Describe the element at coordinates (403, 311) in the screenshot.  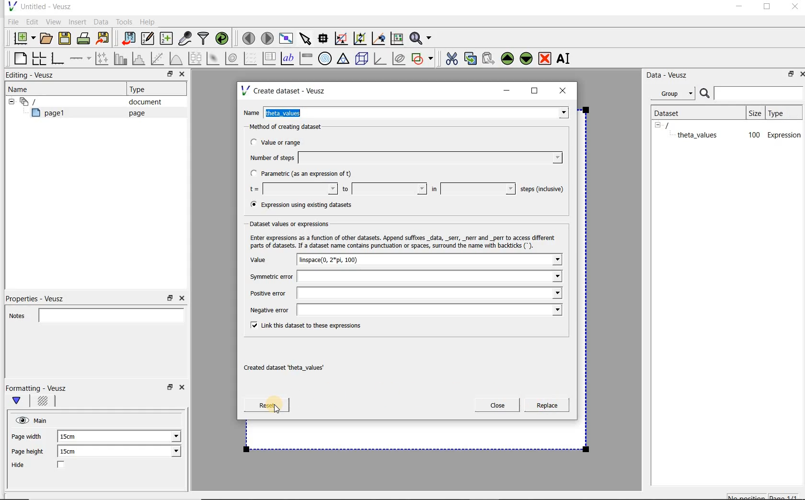
I see `Negative error ` at that location.